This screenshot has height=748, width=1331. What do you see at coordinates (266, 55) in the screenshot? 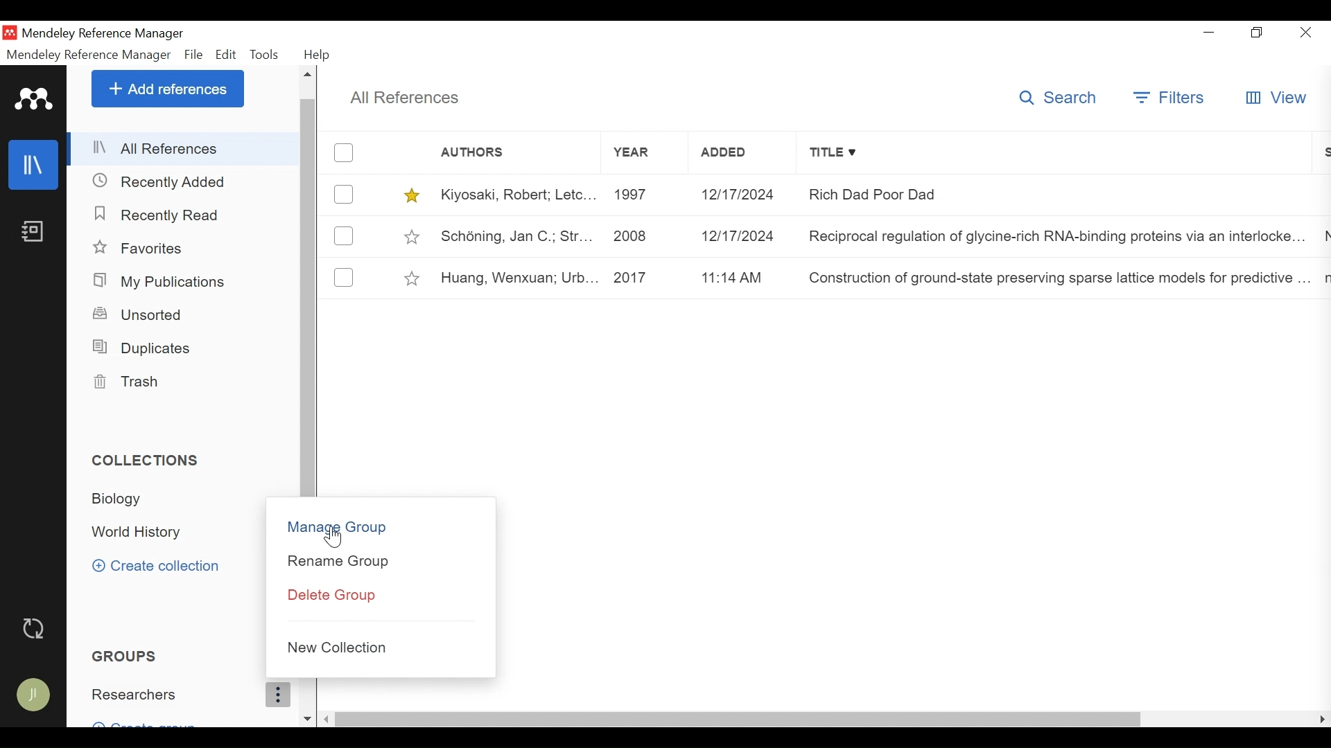
I see `Tools` at bounding box center [266, 55].